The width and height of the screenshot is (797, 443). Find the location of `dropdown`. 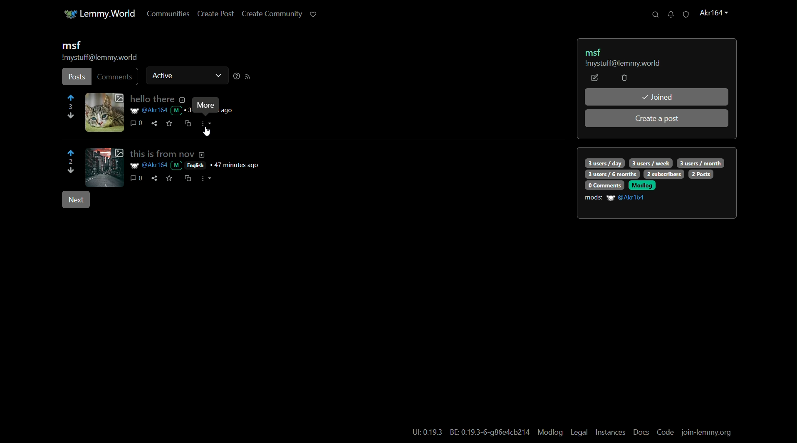

dropdown is located at coordinates (217, 76).